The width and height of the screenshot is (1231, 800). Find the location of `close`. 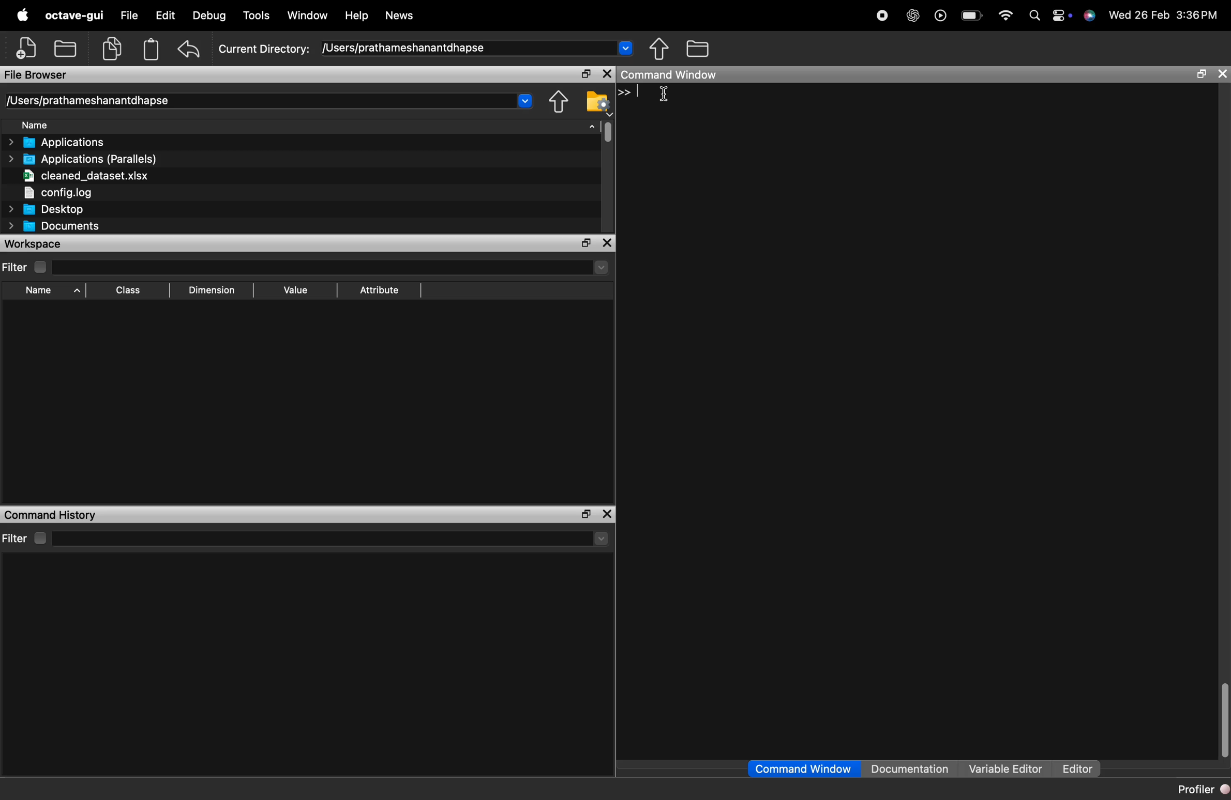

close is located at coordinates (606, 243).